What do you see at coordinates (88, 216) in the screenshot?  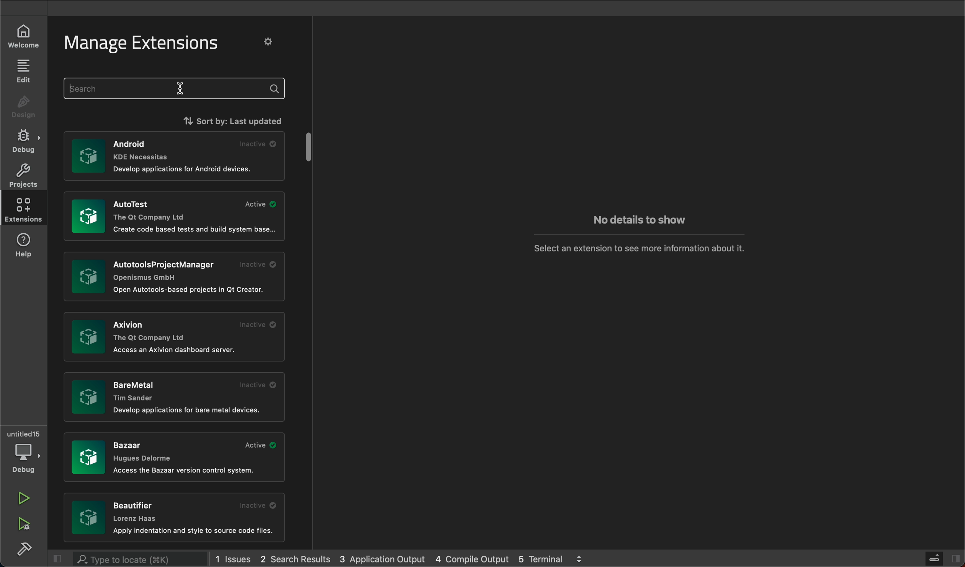 I see `image` at bounding box center [88, 216].